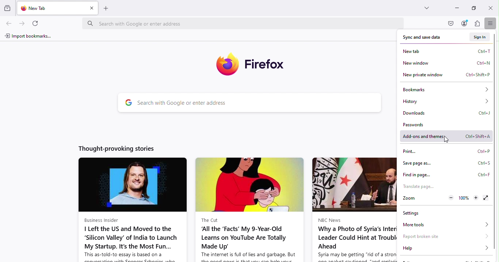  I want to click on New tab, so click(445, 51).